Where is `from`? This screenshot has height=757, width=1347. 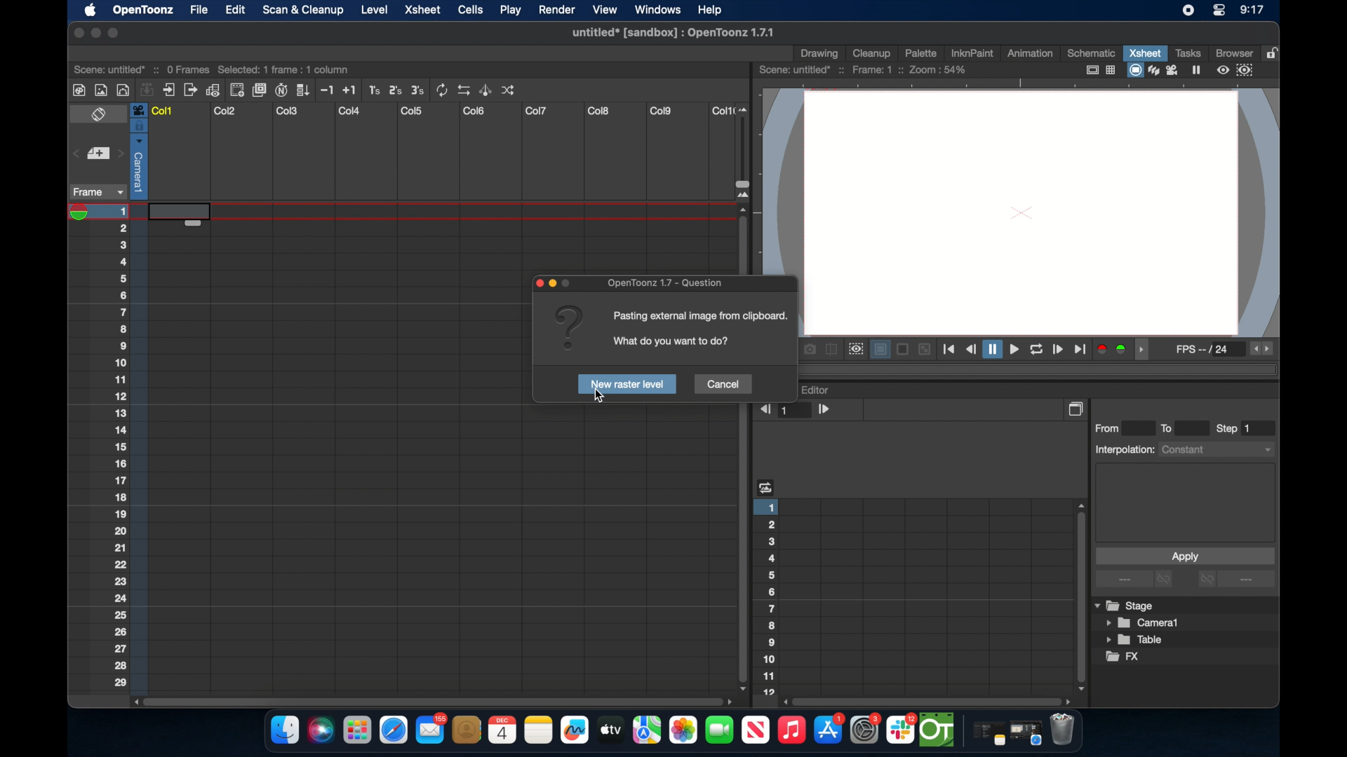 from is located at coordinates (1111, 428).